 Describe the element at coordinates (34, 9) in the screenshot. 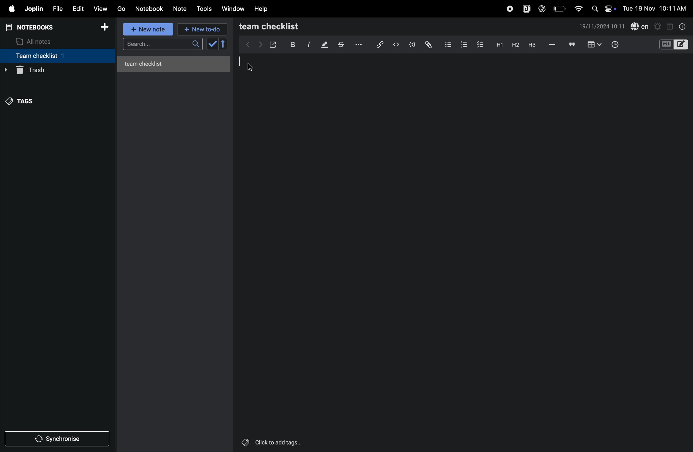

I see `joplin` at that location.